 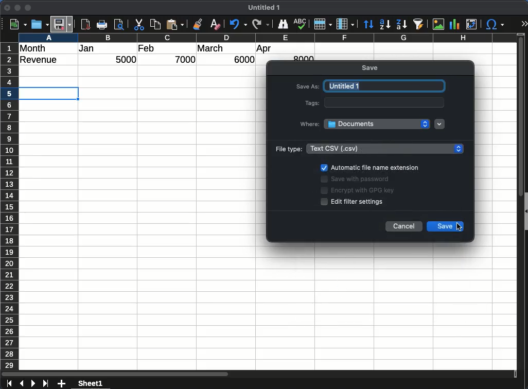 I want to click on month, so click(x=35, y=48).